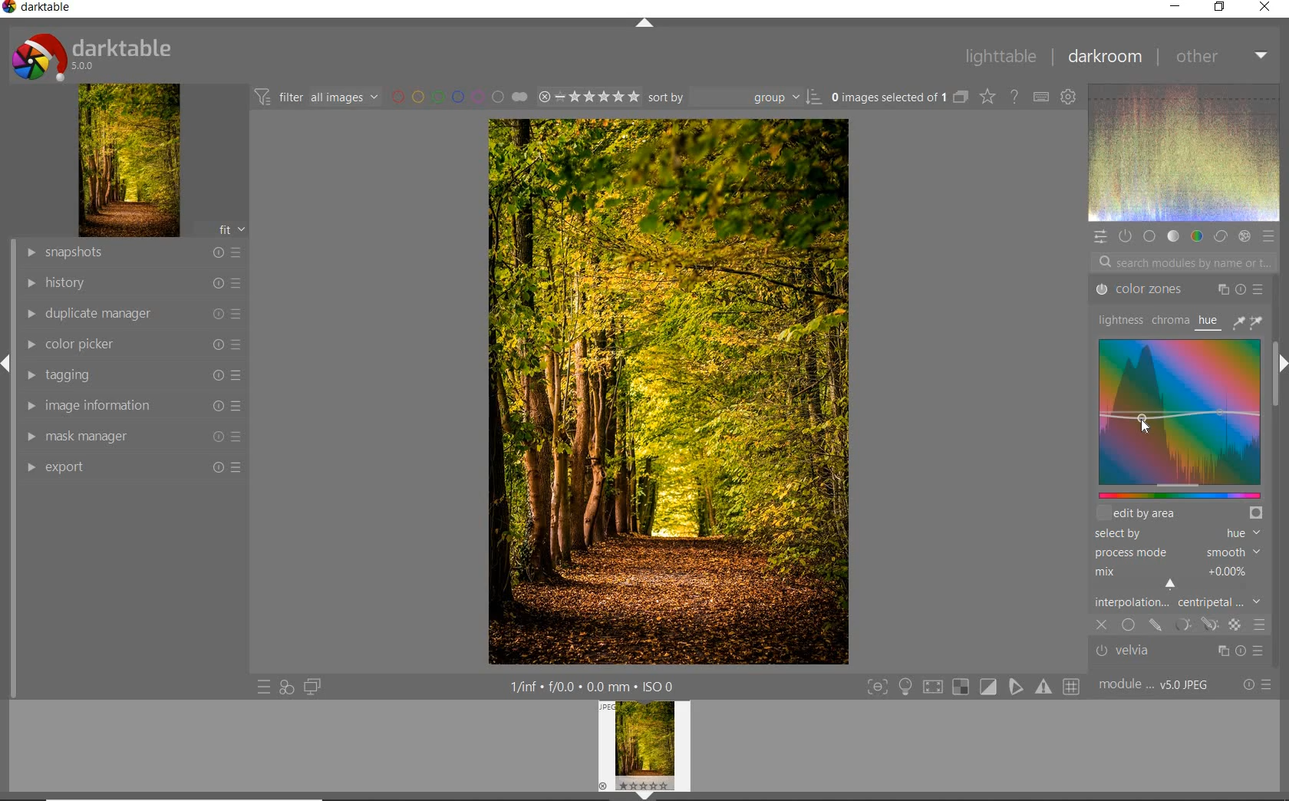  I want to click on EFFECT, so click(1244, 236).